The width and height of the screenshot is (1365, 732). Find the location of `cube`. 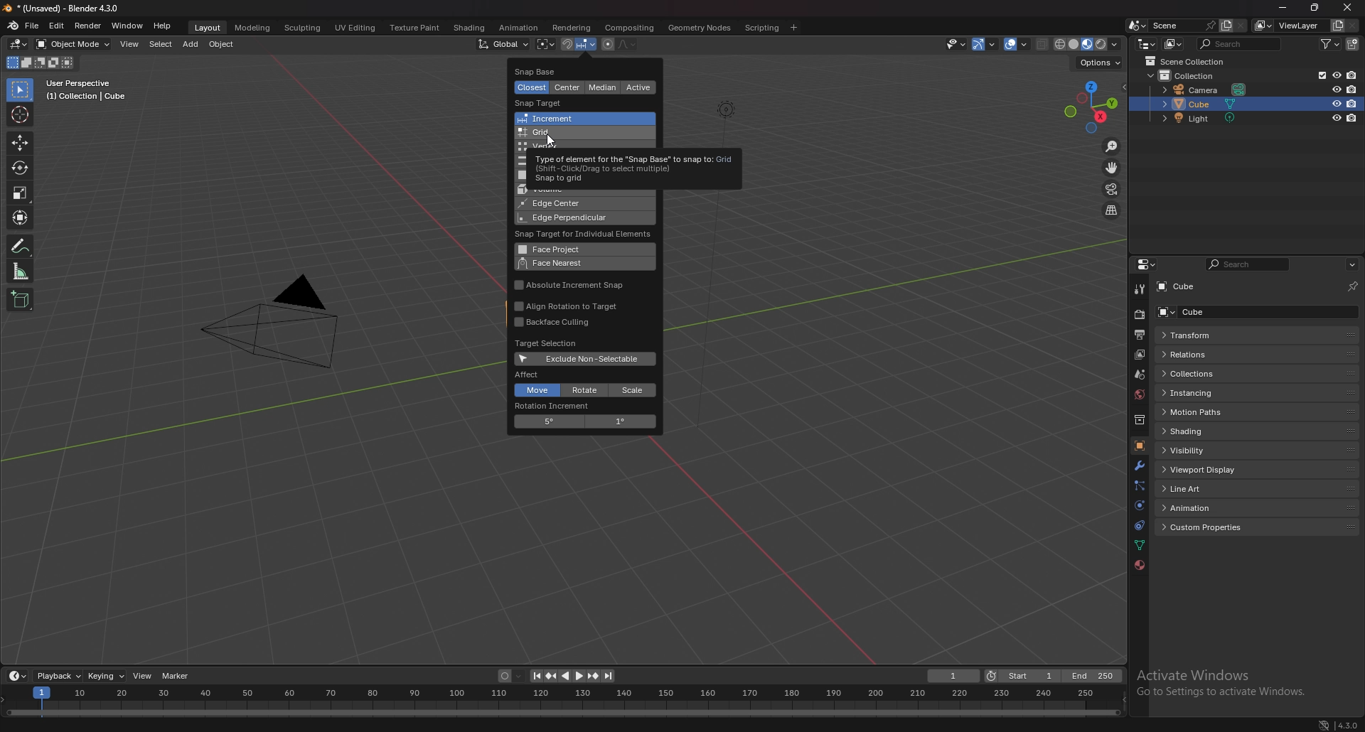

cube is located at coordinates (1187, 287).